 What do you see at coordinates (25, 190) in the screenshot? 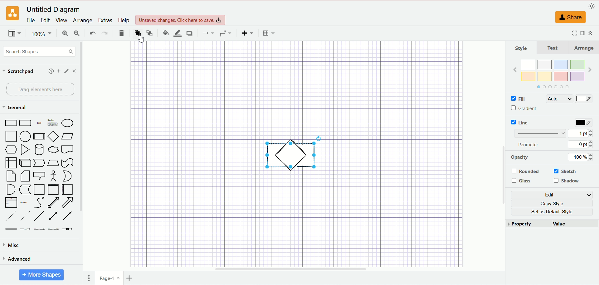
I see `Data storage` at bounding box center [25, 190].